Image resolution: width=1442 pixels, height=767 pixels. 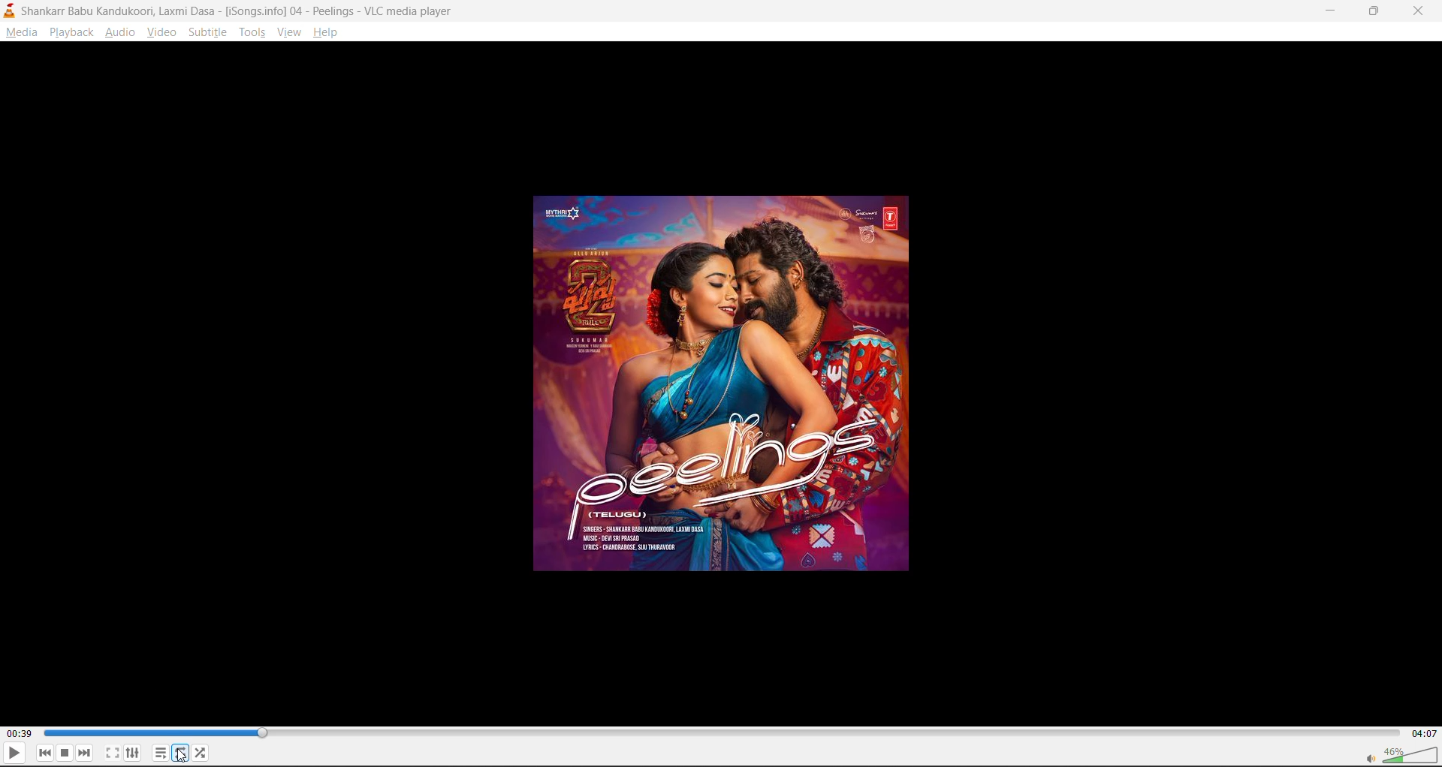 I want to click on thumbnail, so click(x=724, y=385).